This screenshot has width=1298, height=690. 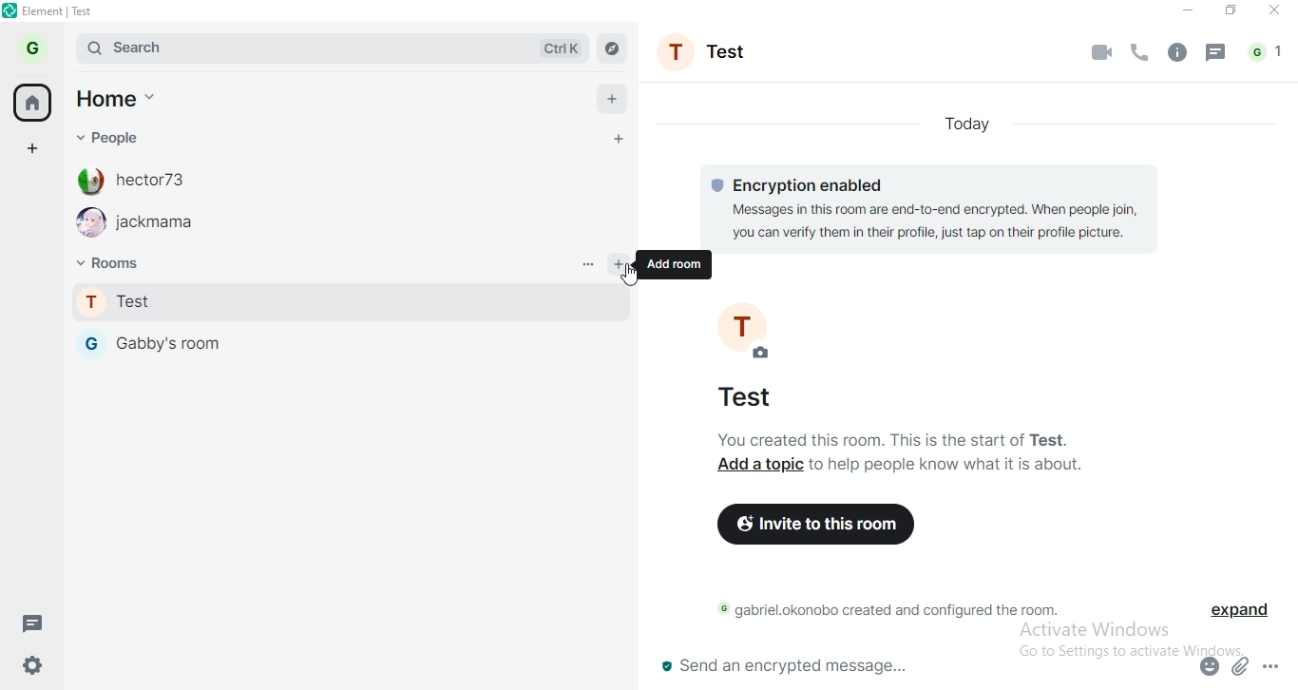 What do you see at coordinates (142, 223) in the screenshot?
I see `jackmama` at bounding box center [142, 223].